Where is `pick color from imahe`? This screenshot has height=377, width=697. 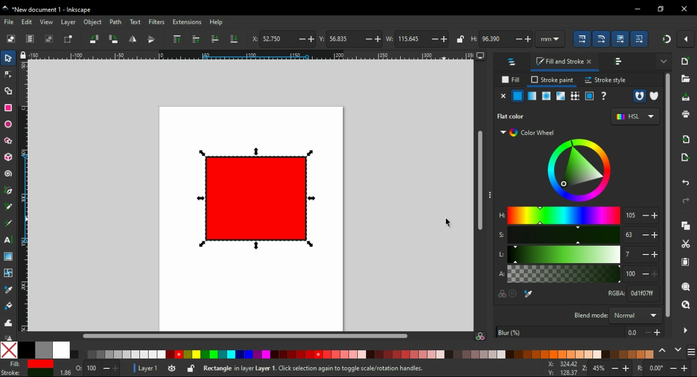
pick color from imahe is located at coordinates (530, 294).